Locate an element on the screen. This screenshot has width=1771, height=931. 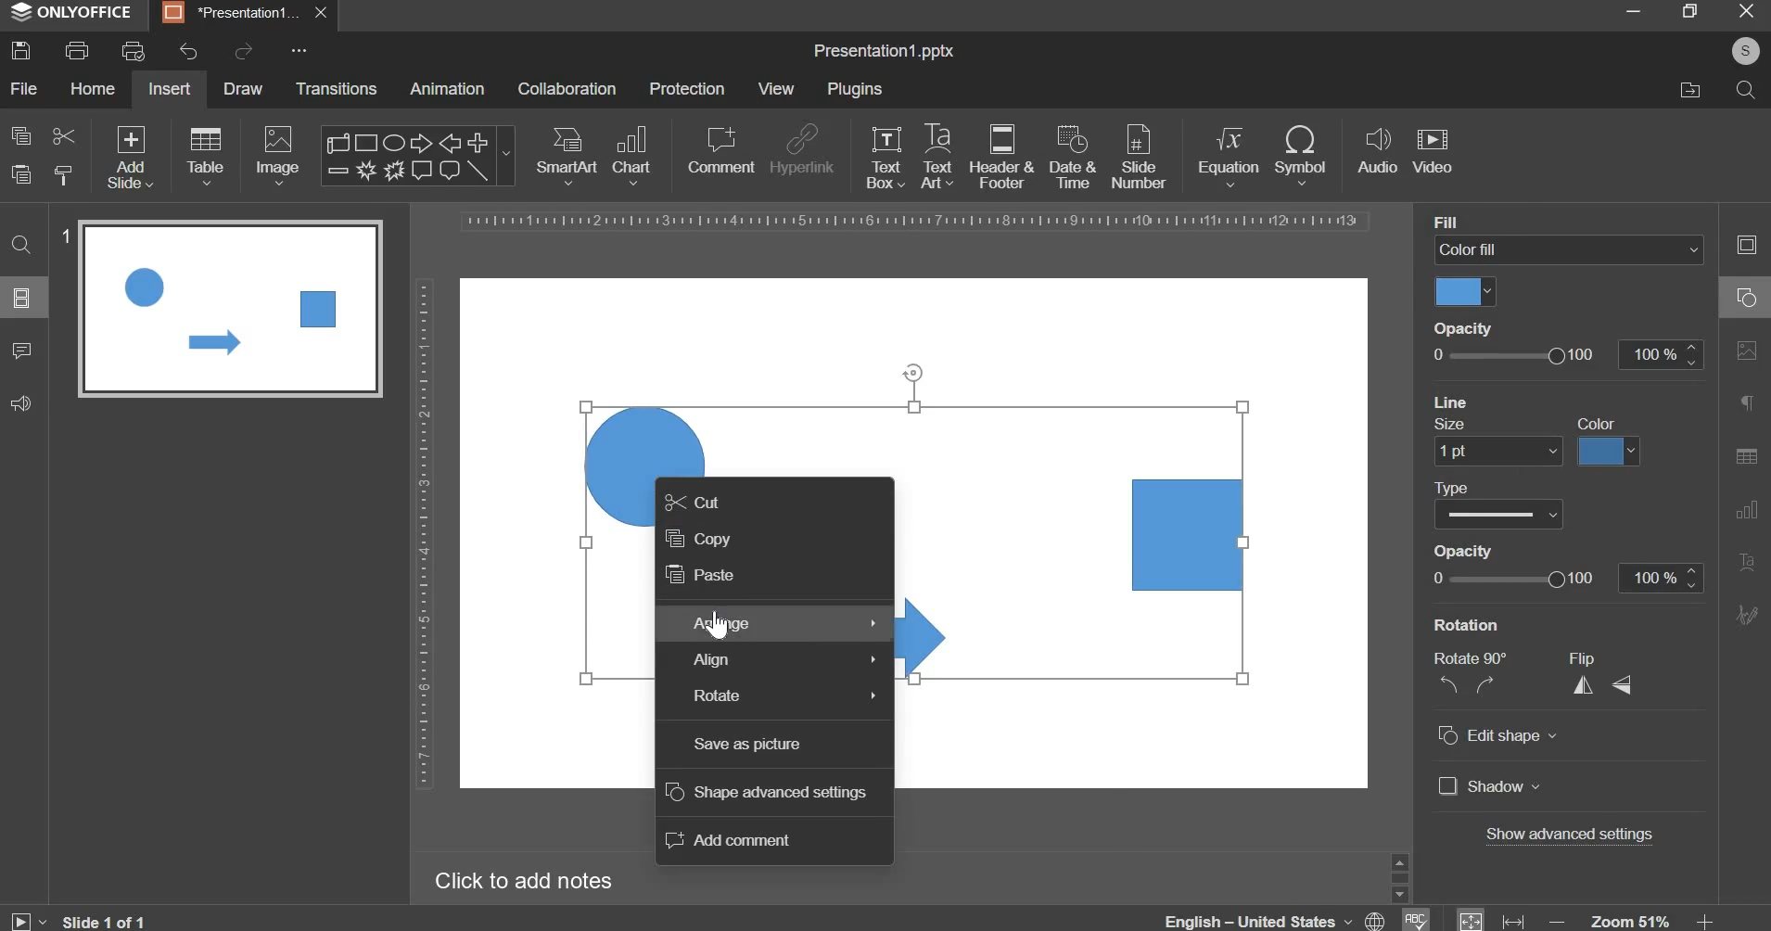
date & time is located at coordinates (1073, 157).